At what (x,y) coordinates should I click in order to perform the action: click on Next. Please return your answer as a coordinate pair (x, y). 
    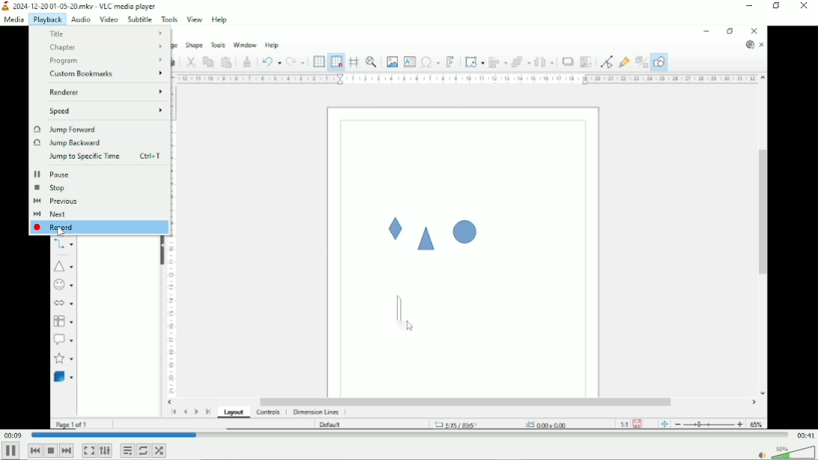
    Looking at the image, I should click on (67, 450).